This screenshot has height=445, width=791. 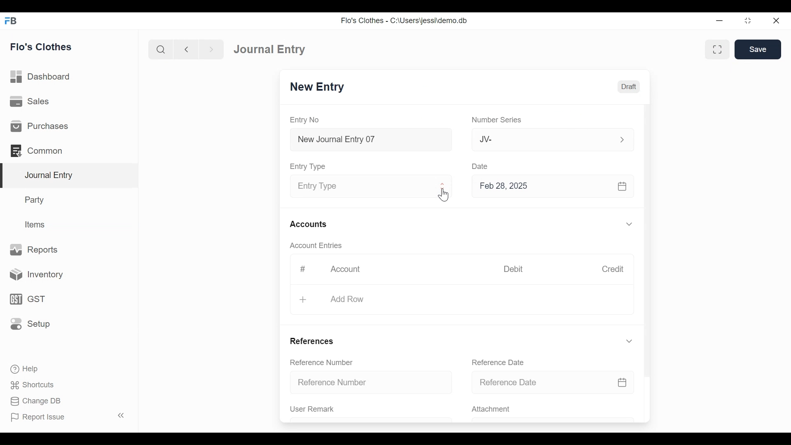 I want to click on Toggle form and full width, so click(x=717, y=50).